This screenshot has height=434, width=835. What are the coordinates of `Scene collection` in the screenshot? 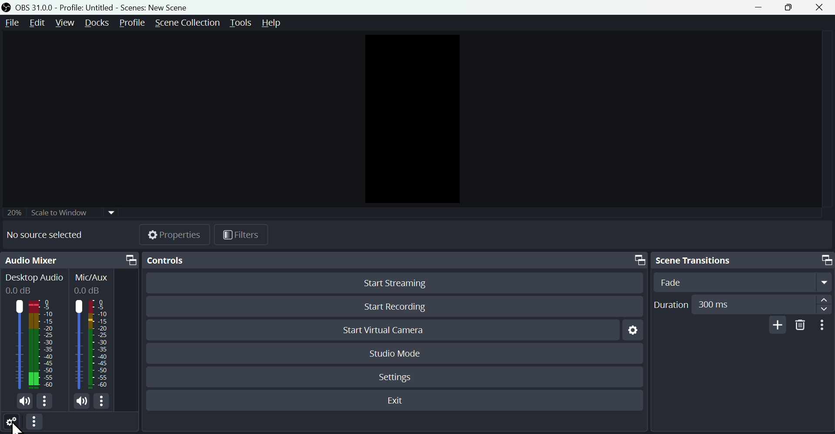 It's located at (187, 23).